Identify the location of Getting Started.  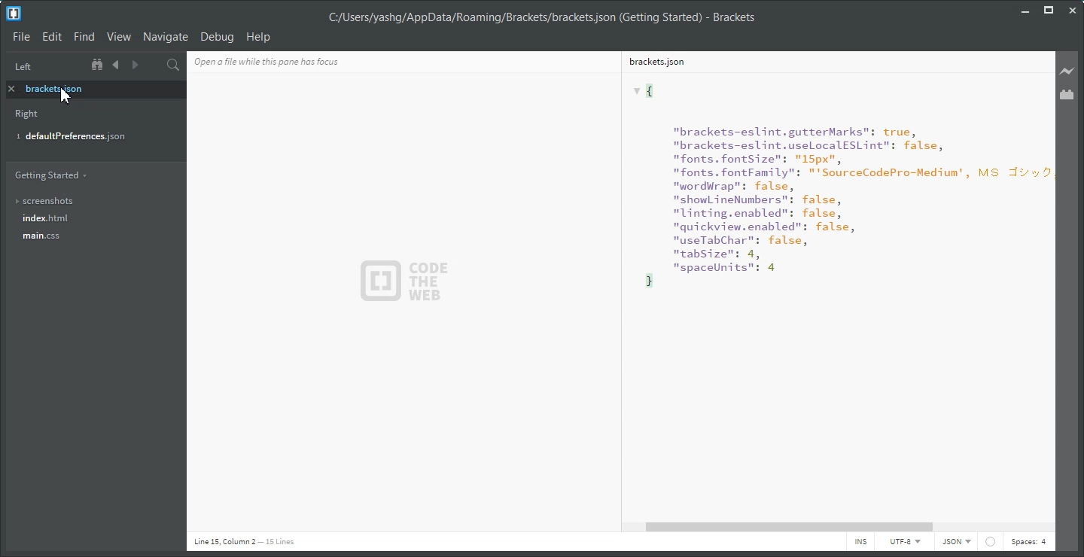
(50, 175).